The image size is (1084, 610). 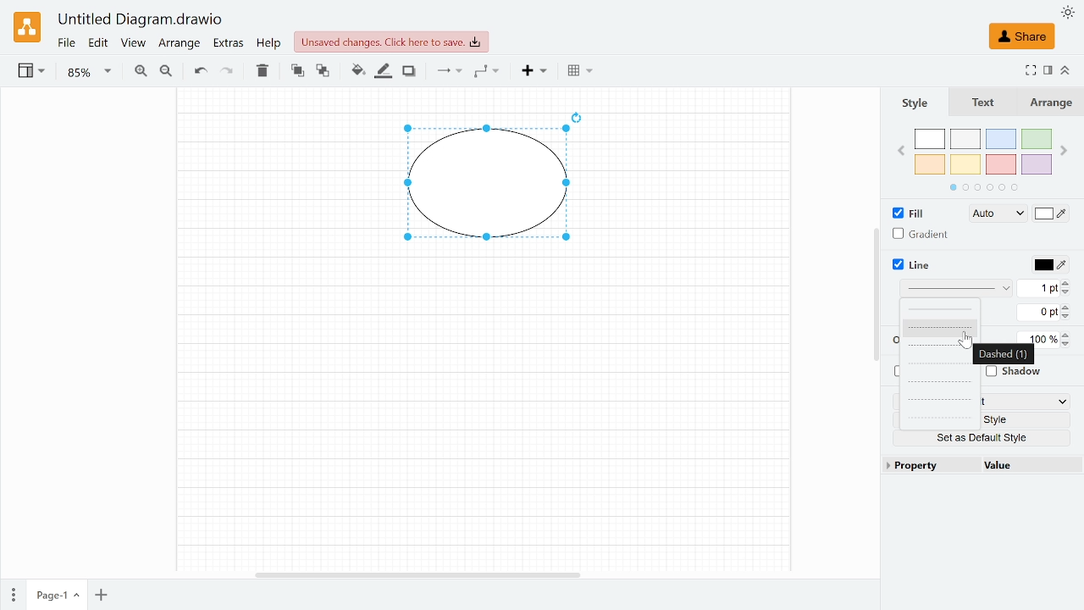 What do you see at coordinates (488, 72) in the screenshot?
I see `Waypoints` at bounding box center [488, 72].